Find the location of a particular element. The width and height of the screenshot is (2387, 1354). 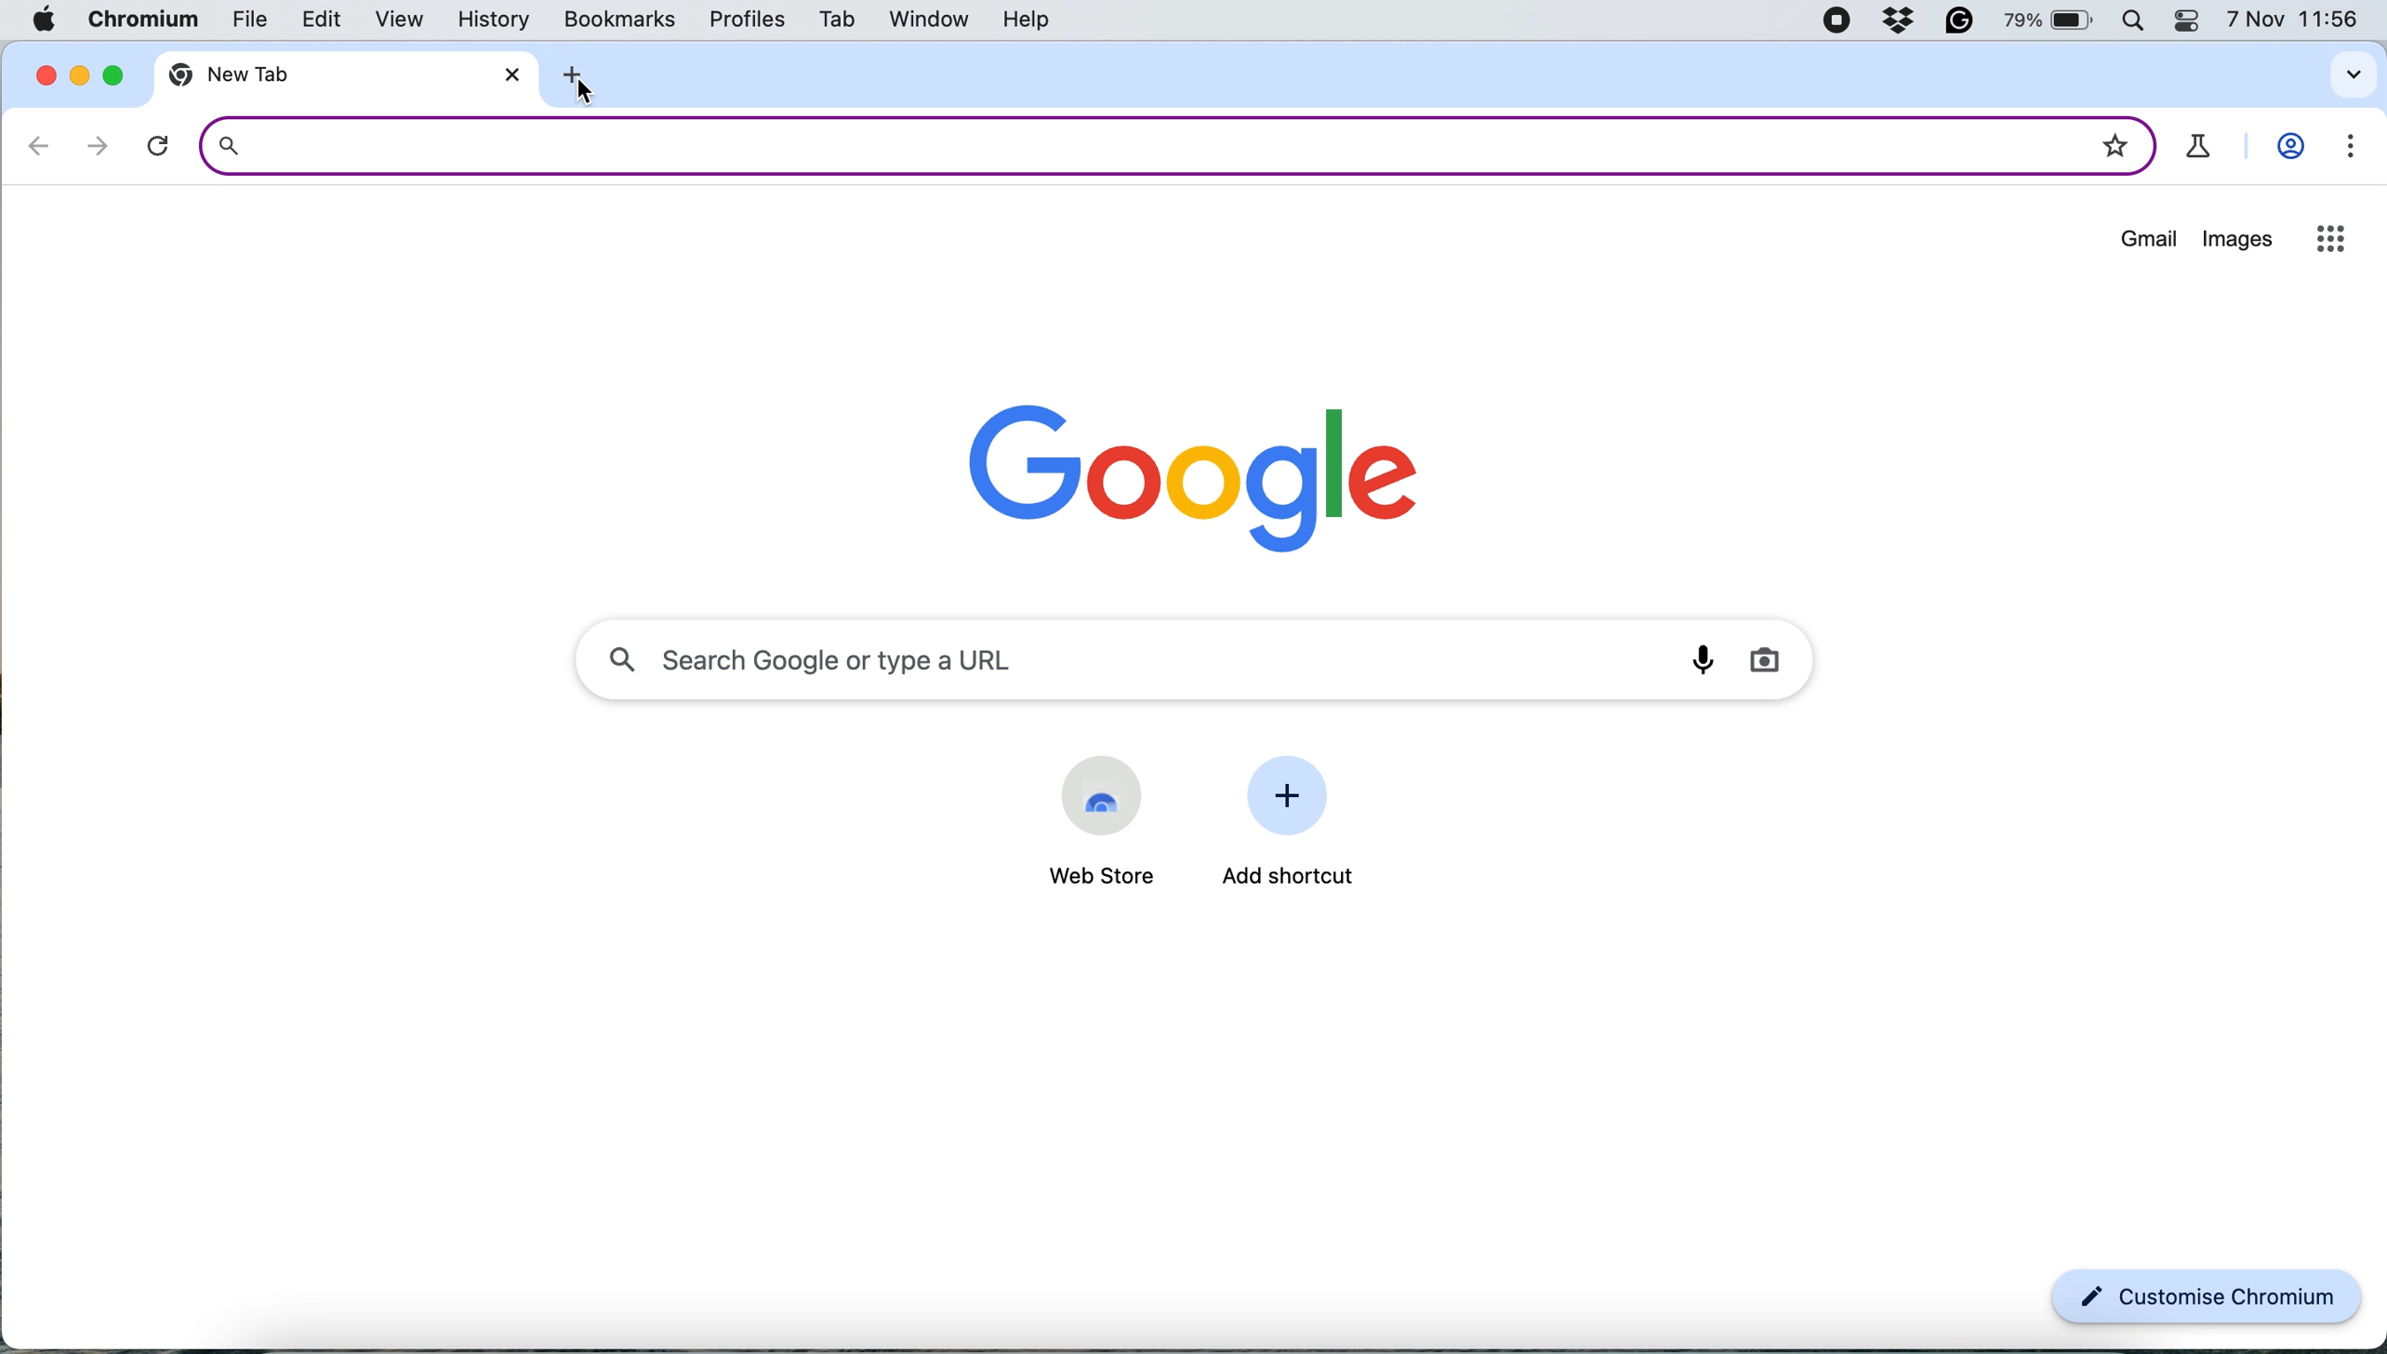

gmail is located at coordinates (2149, 244).